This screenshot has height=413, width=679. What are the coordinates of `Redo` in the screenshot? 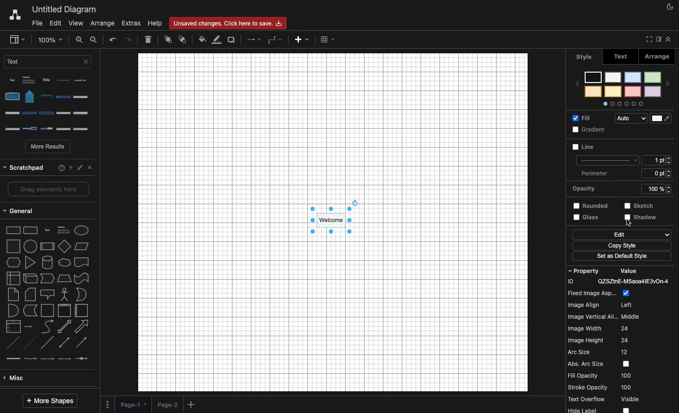 It's located at (129, 39).